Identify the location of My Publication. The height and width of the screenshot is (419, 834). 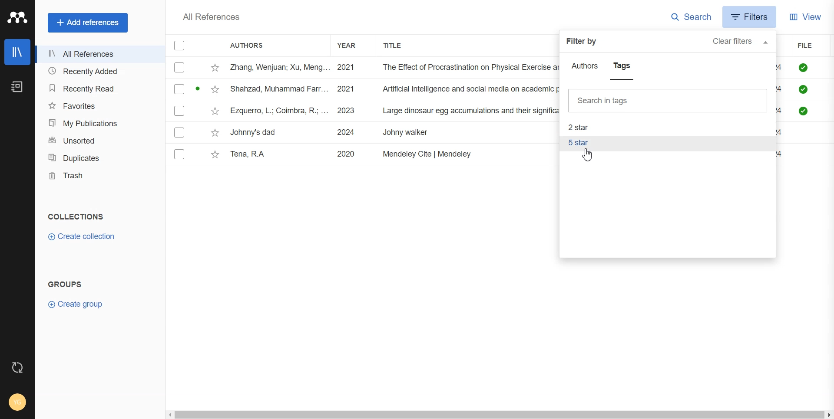
(98, 121).